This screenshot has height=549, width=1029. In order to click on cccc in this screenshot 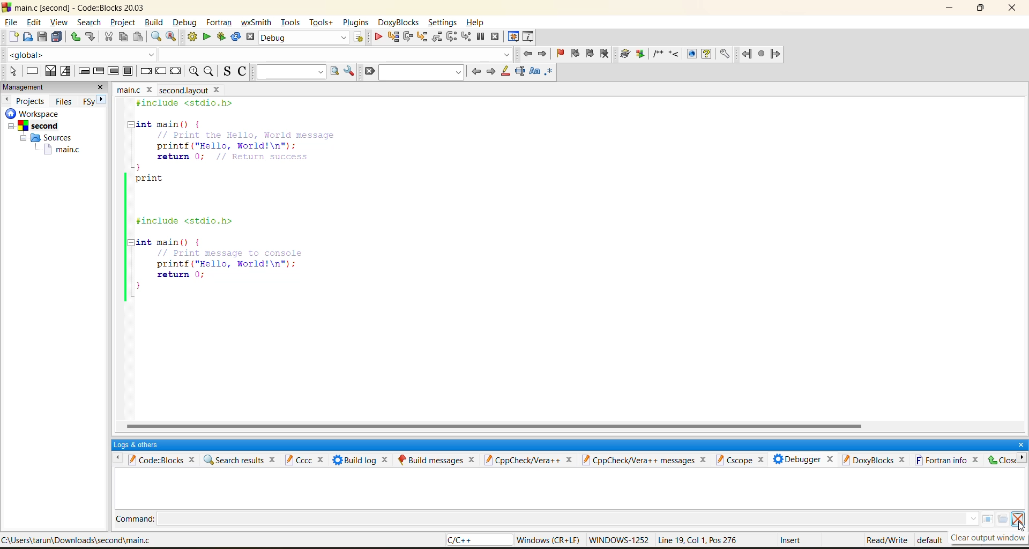, I will do `click(304, 459)`.